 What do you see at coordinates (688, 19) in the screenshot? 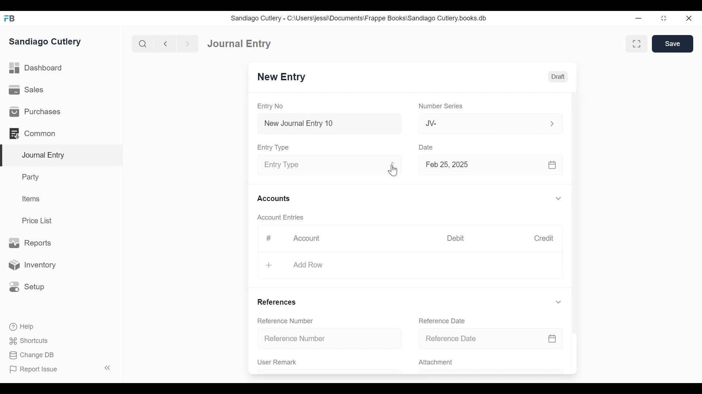
I see `Close` at bounding box center [688, 19].